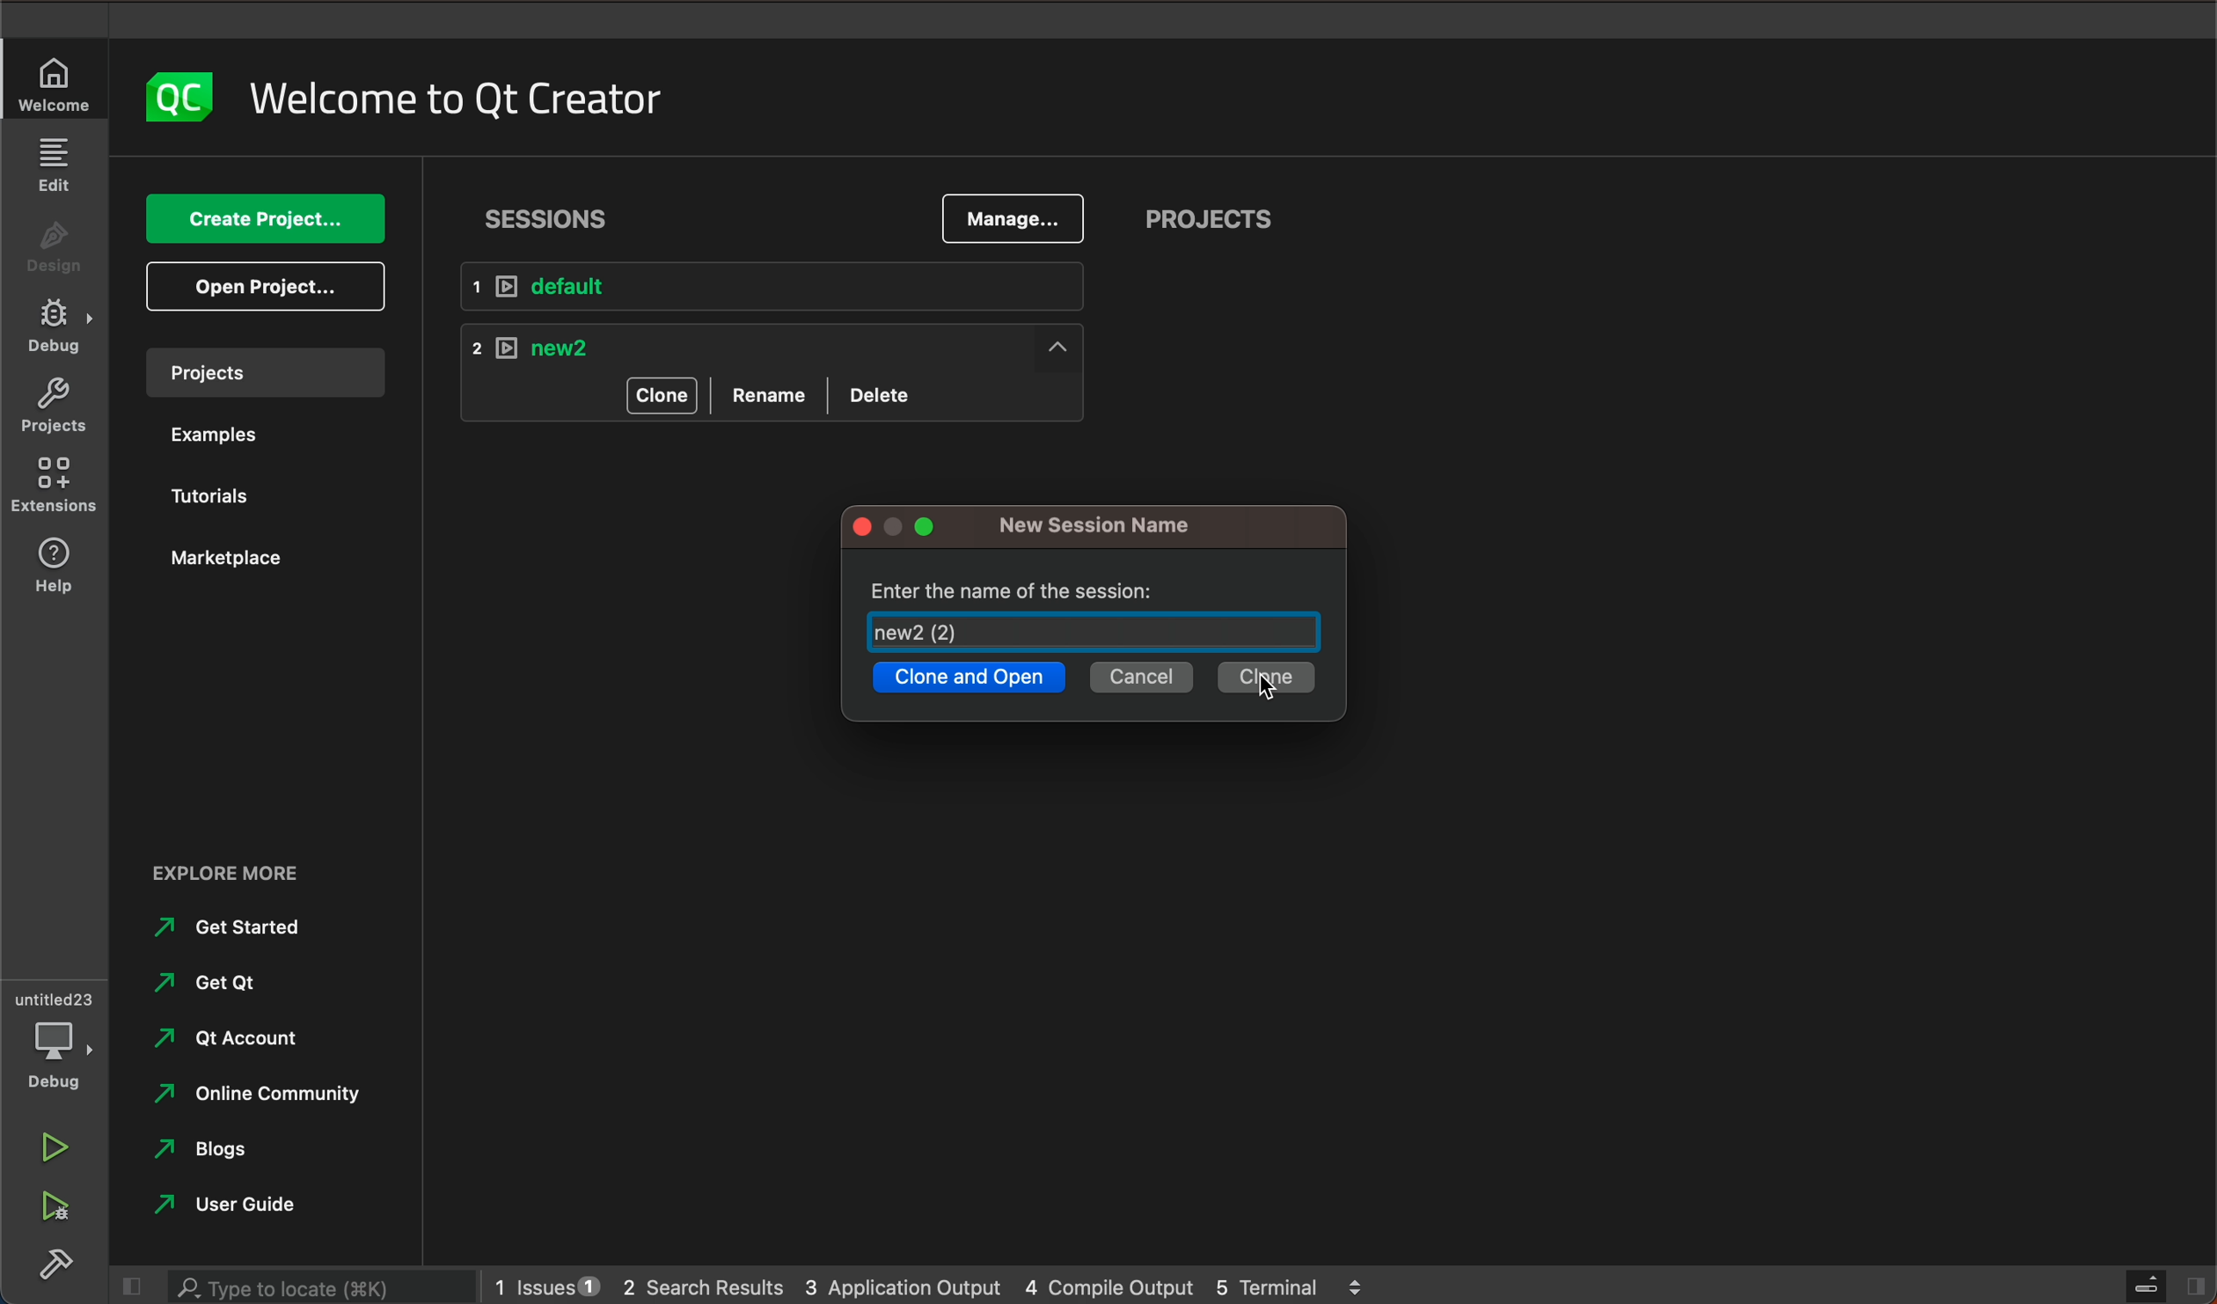 The image size is (2217, 1304). What do you see at coordinates (53, 1038) in the screenshot?
I see `debug` at bounding box center [53, 1038].